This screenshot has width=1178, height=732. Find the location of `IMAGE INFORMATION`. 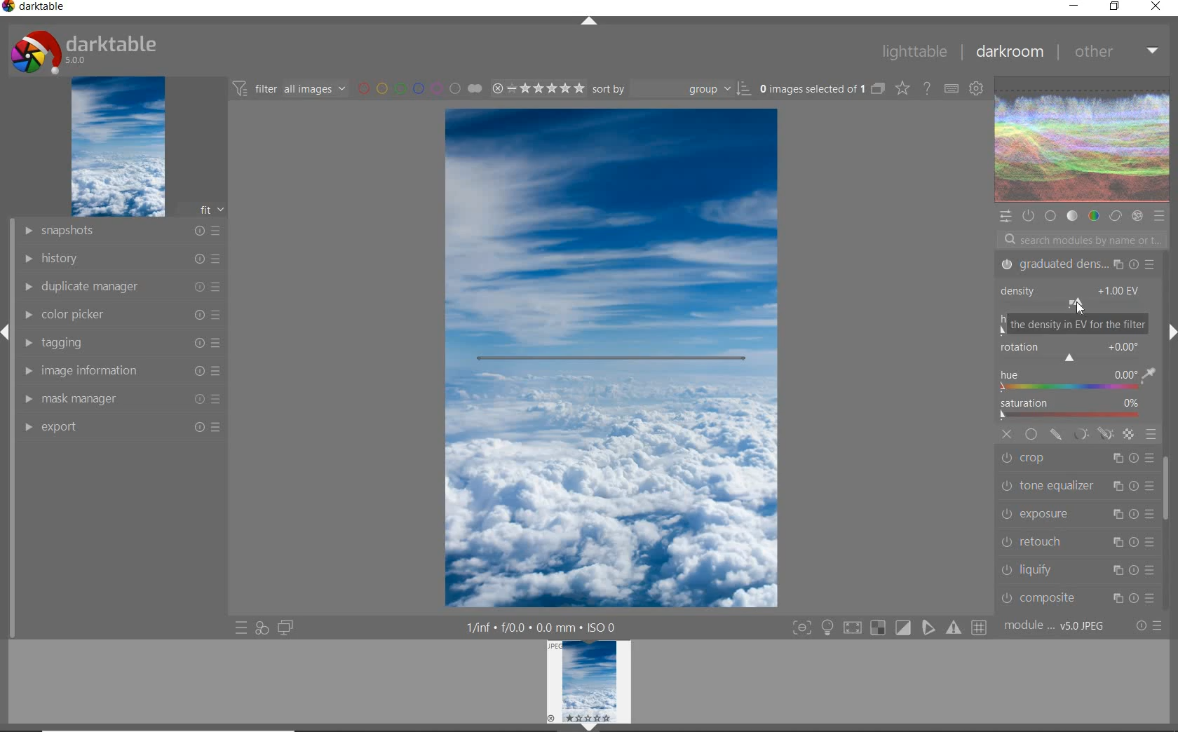

IMAGE INFORMATION is located at coordinates (124, 370).